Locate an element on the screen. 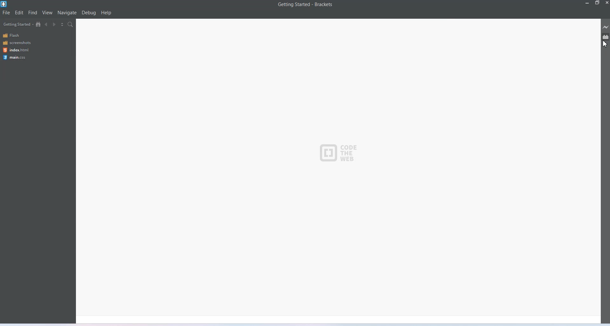 The width and height of the screenshot is (610, 326). Navigate Backwards is located at coordinates (47, 24).